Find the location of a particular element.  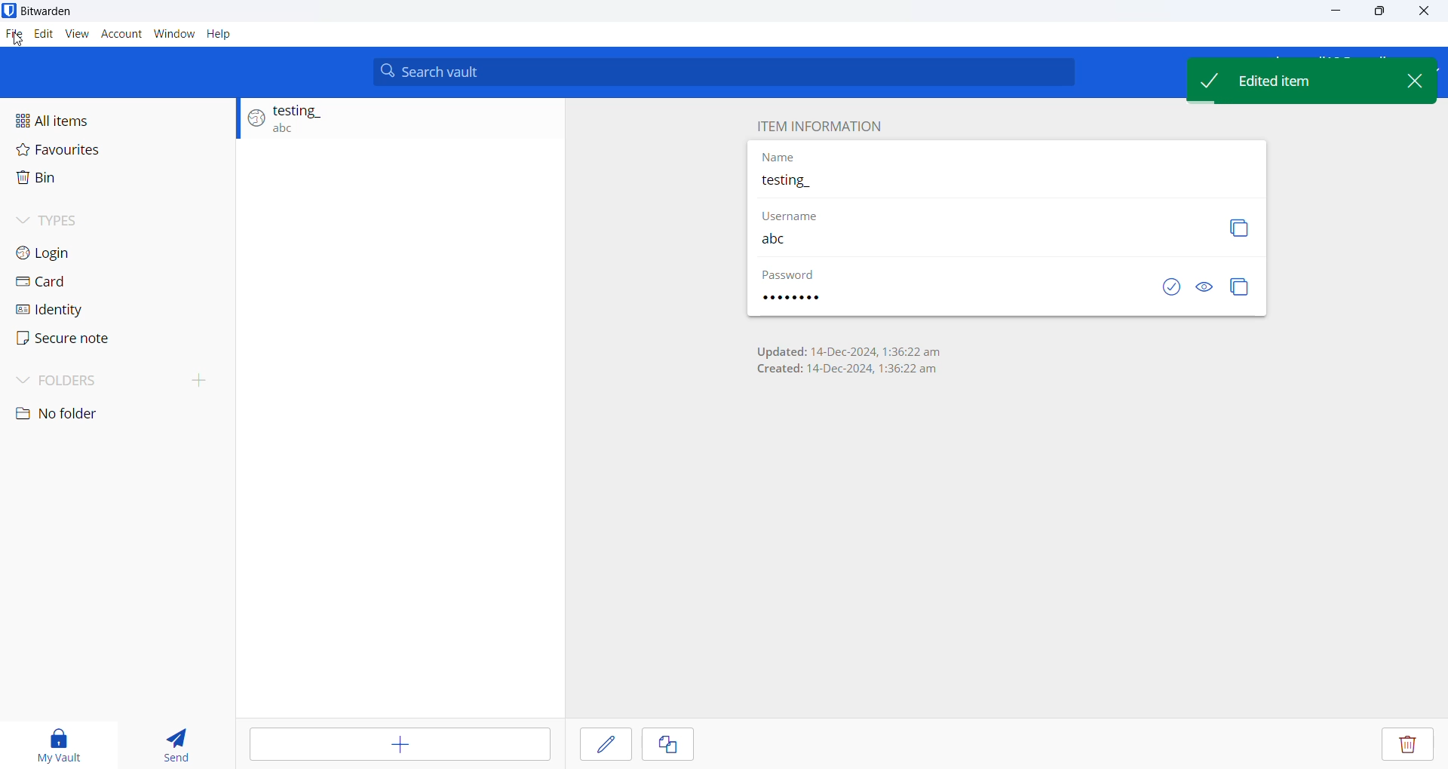

view is located at coordinates (76, 32).